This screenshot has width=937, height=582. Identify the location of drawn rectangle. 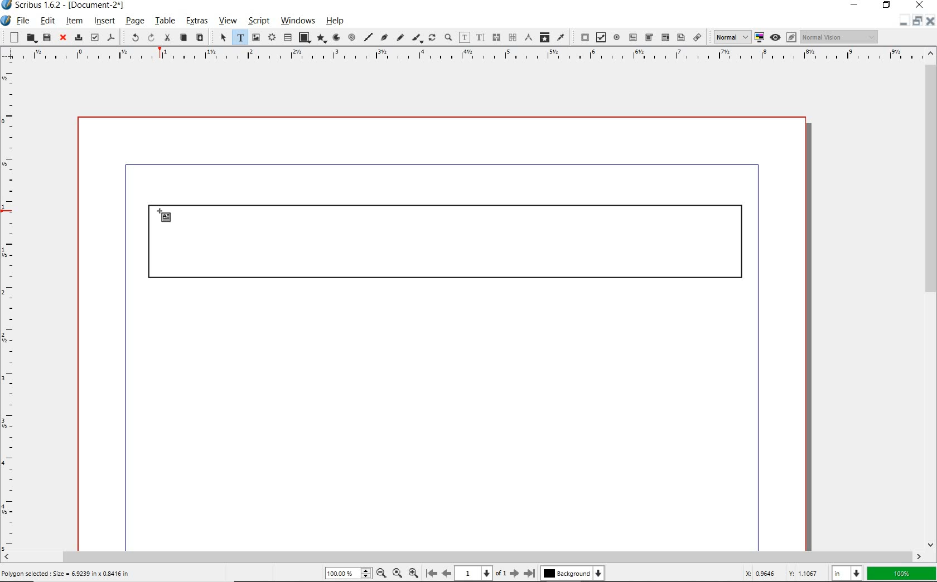
(450, 246).